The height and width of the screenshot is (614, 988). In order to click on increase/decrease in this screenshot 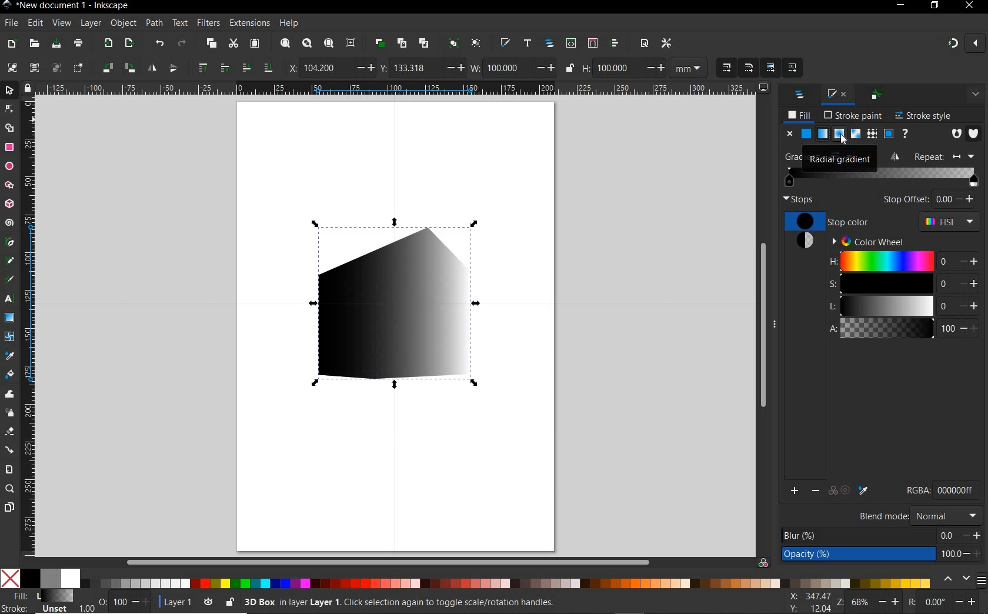, I will do `click(968, 602)`.